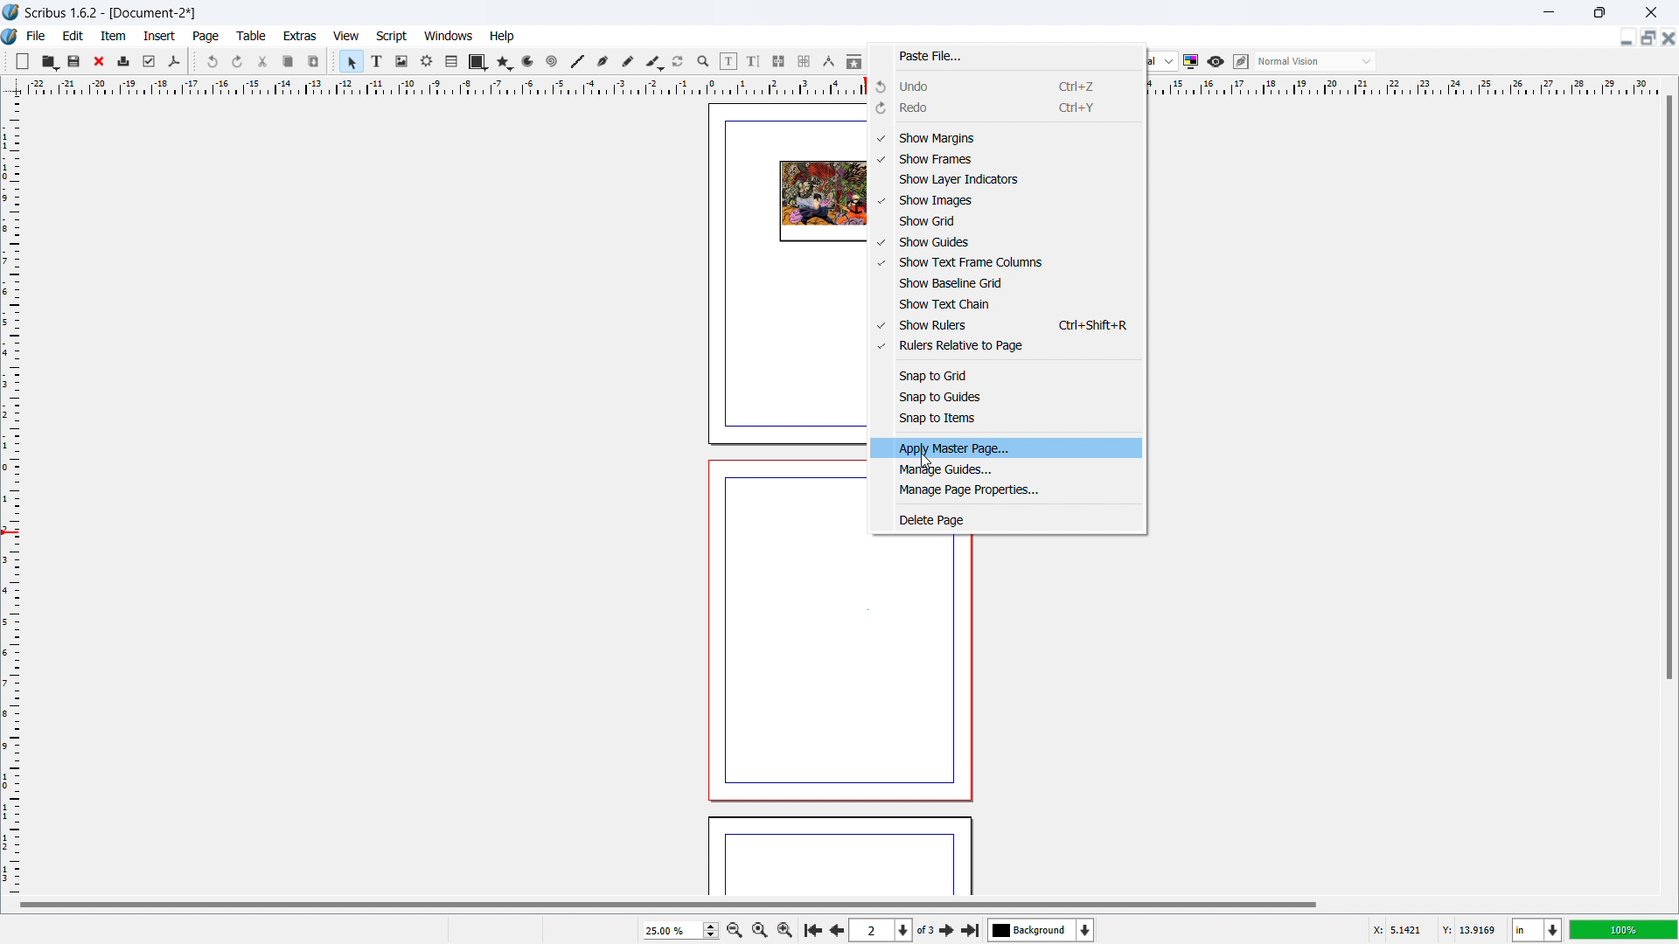 The width and height of the screenshot is (1679, 944). What do you see at coordinates (1006, 138) in the screenshot?
I see `show margins toggle` at bounding box center [1006, 138].